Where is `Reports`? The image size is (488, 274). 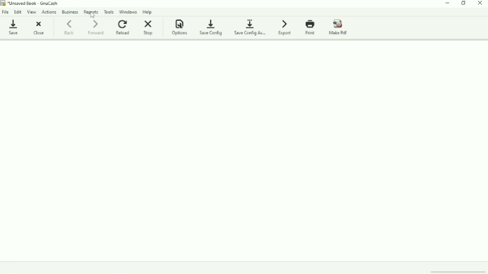 Reports is located at coordinates (92, 12).